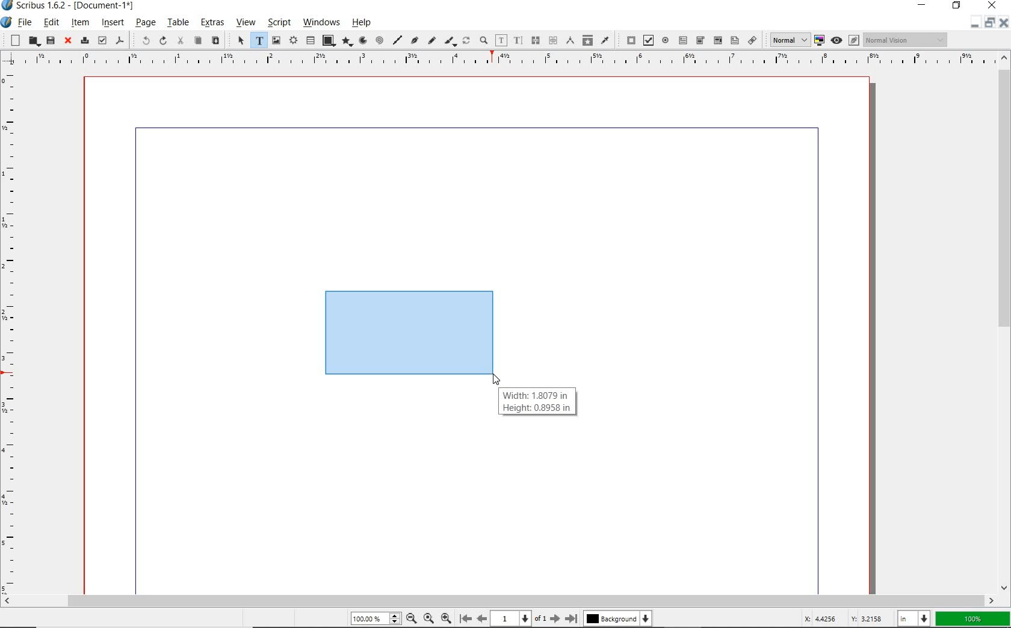 The image size is (1011, 628). What do you see at coordinates (1005, 322) in the screenshot?
I see `scrollbar` at bounding box center [1005, 322].